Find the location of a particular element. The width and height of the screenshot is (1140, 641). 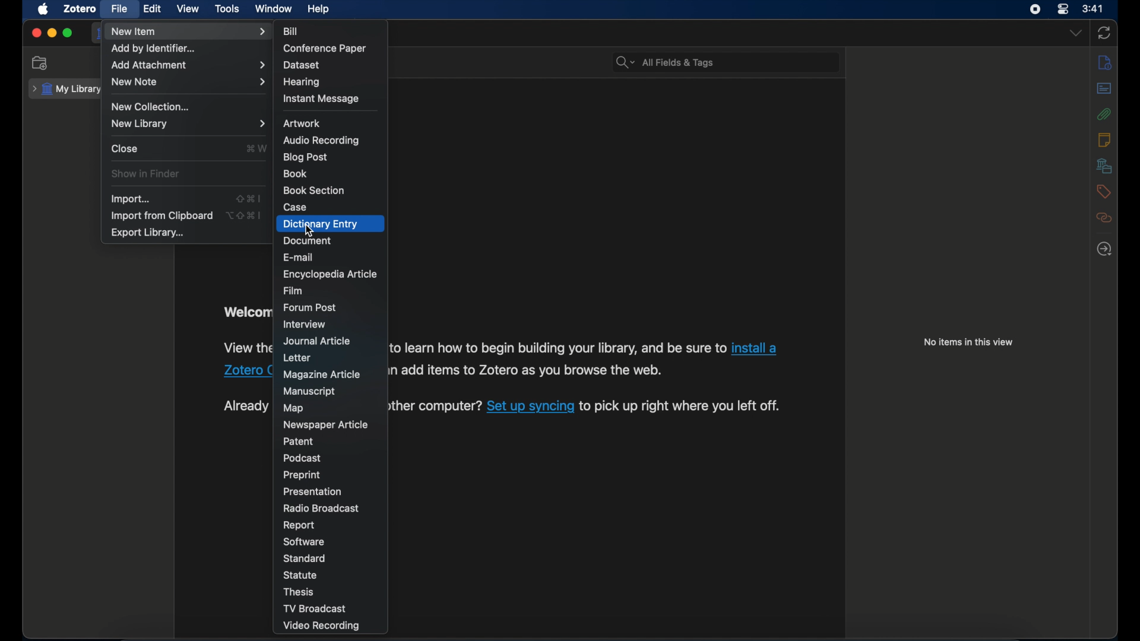

3.41 is located at coordinates (1093, 9).